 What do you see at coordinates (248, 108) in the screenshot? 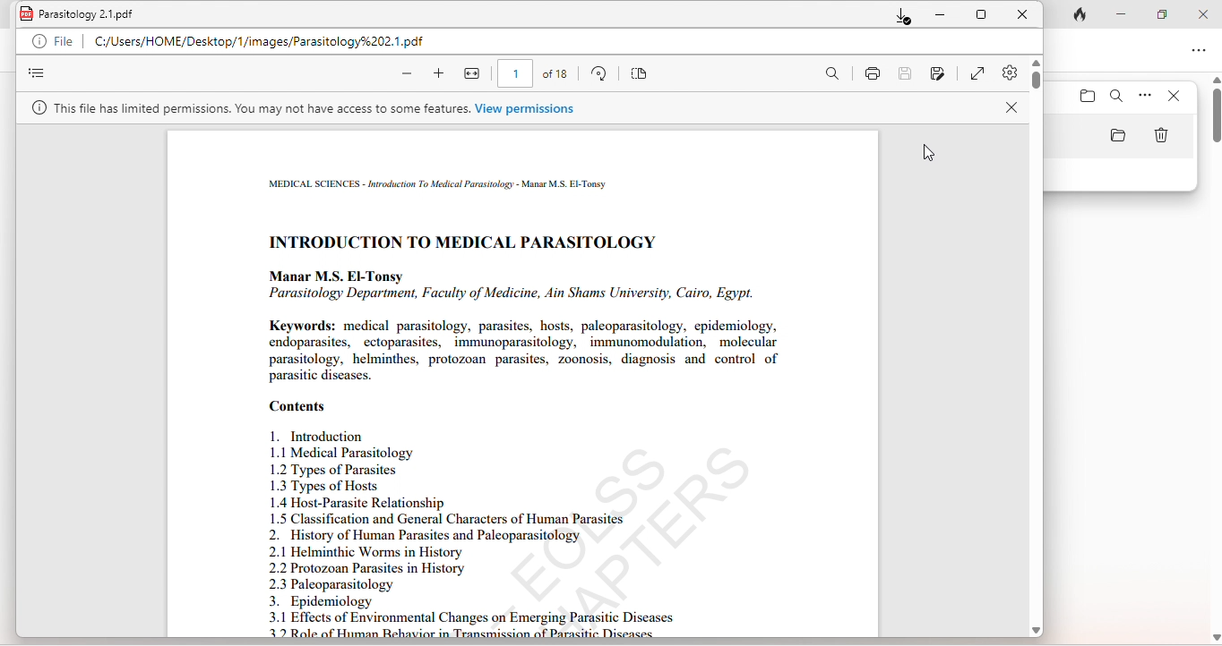
I see `This file has limited permissions. You may not have access to some features.` at bounding box center [248, 108].